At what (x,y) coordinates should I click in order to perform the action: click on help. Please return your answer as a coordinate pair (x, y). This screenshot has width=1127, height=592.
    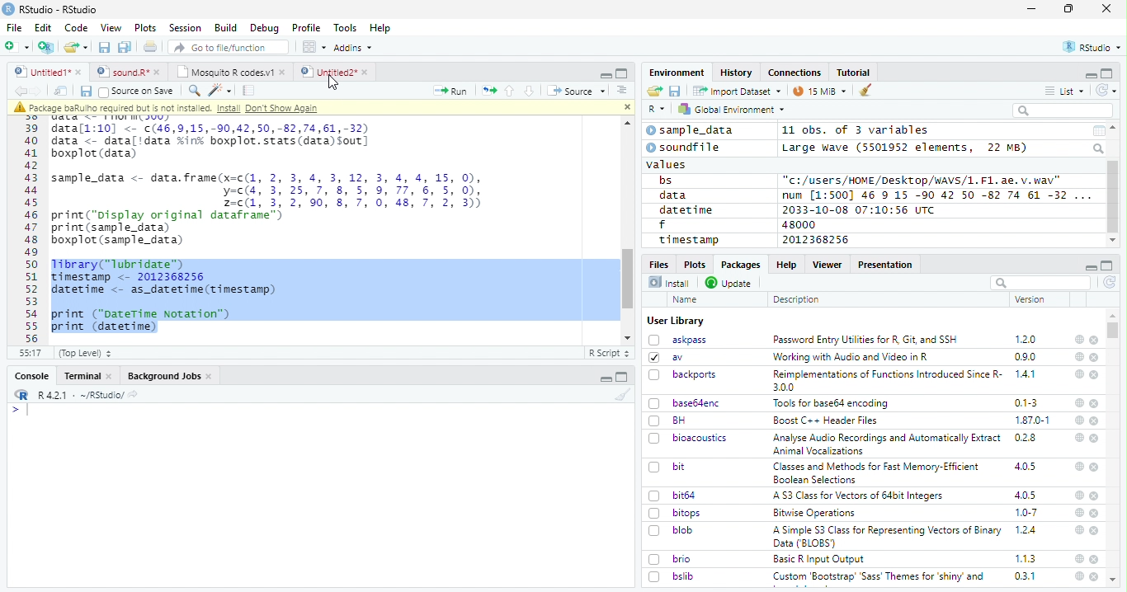
    Looking at the image, I should click on (1078, 466).